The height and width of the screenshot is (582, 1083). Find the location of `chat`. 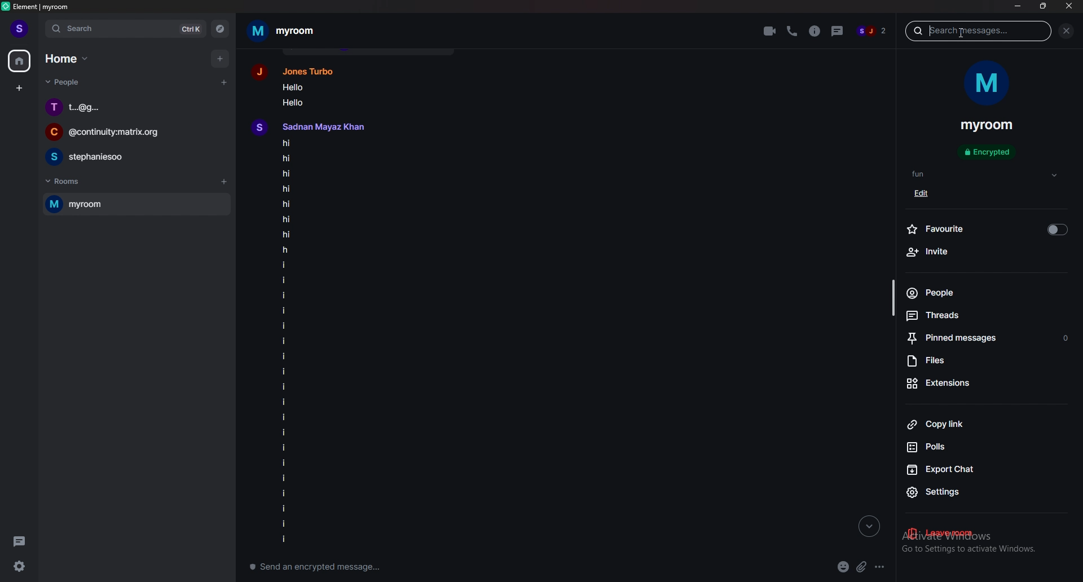

chat is located at coordinates (133, 108).